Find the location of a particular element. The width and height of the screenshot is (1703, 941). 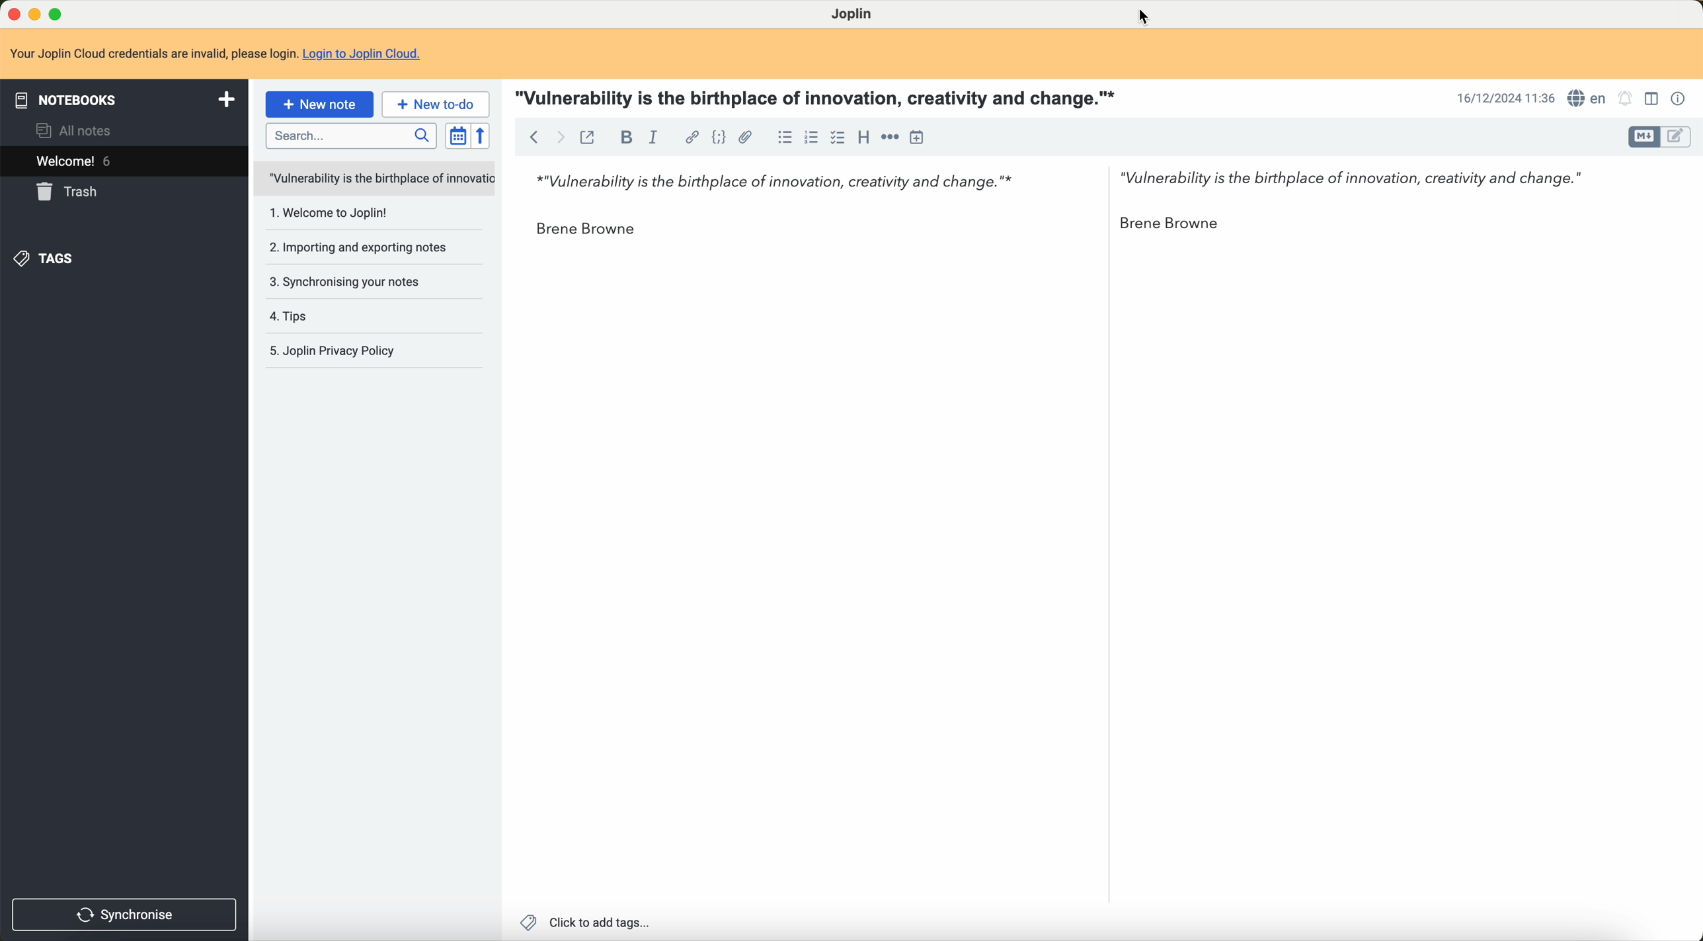

attach file is located at coordinates (748, 138).